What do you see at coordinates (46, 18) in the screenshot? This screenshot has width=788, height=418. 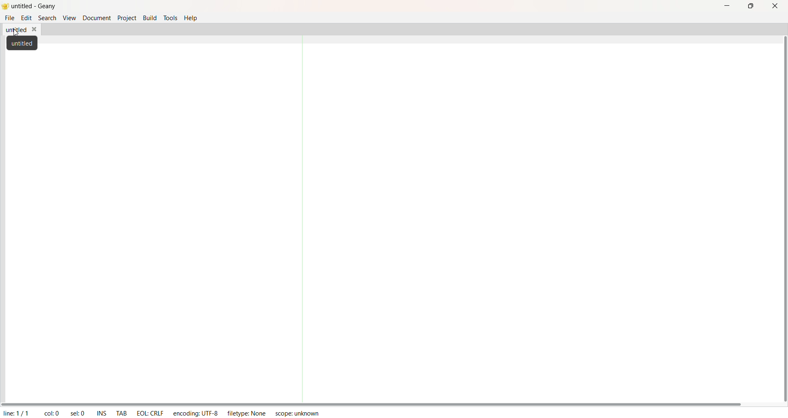 I see `Search` at bounding box center [46, 18].